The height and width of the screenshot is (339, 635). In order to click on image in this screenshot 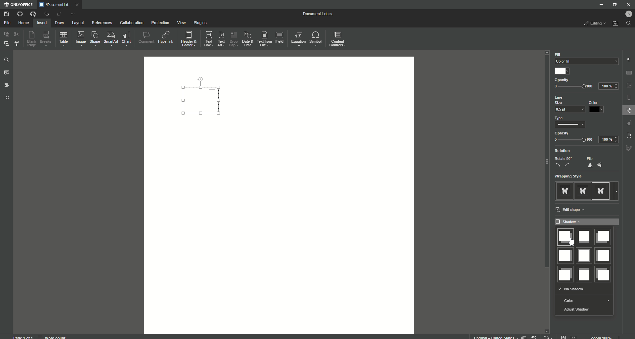, I will do `click(629, 85)`.